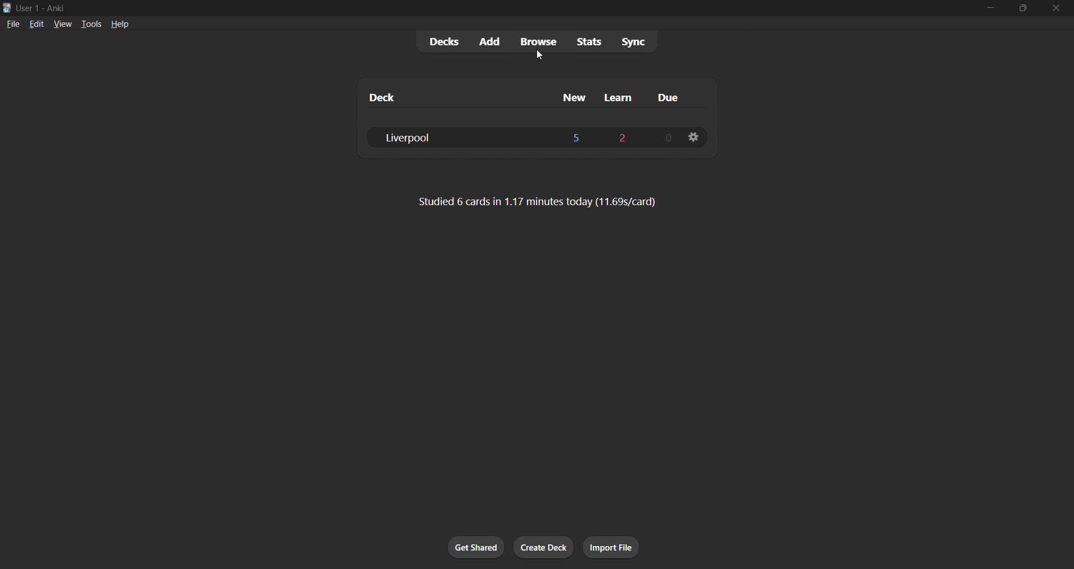 The image size is (1074, 569). Describe the element at coordinates (443, 41) in the screenshot. I see `decks` at that location.